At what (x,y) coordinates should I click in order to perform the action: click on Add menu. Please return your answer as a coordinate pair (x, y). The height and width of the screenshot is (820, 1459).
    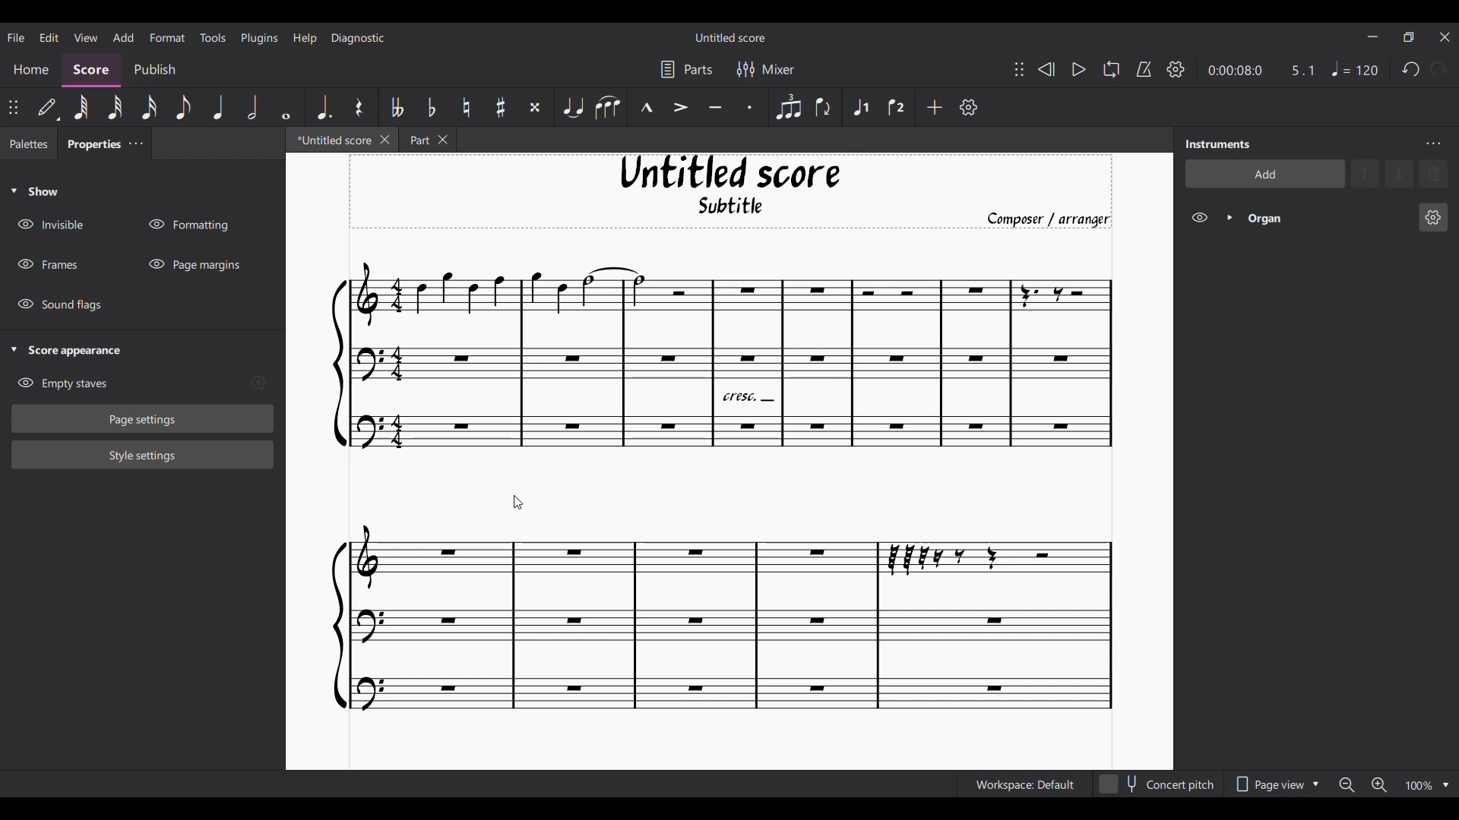
    Looking at the image, I should click on (123, 36).